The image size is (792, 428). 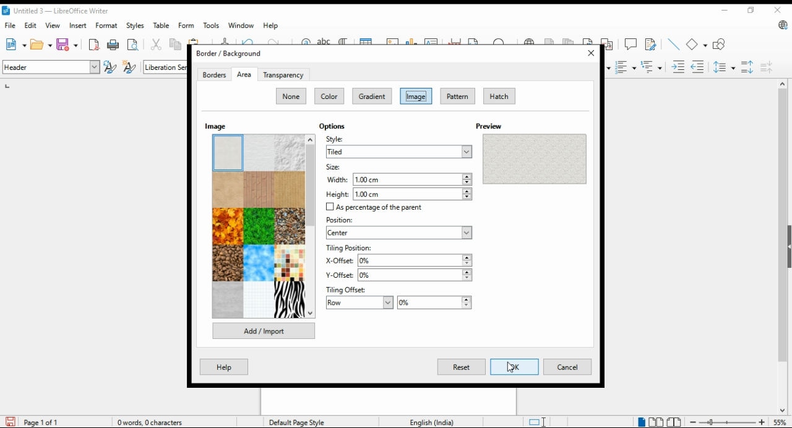 What do you see at coordinates (777, 11) in the screenshot?
I see `close window` at bounding box center [777, 11].